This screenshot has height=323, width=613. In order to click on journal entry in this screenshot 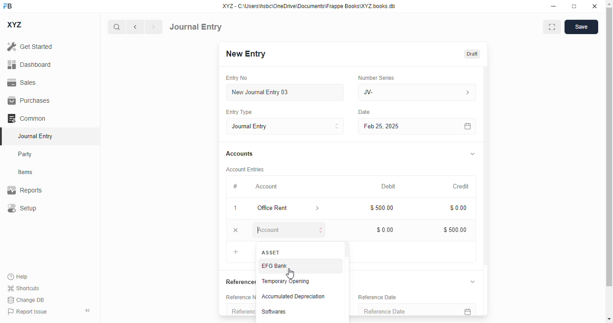, I will do `click(35, 136)`.